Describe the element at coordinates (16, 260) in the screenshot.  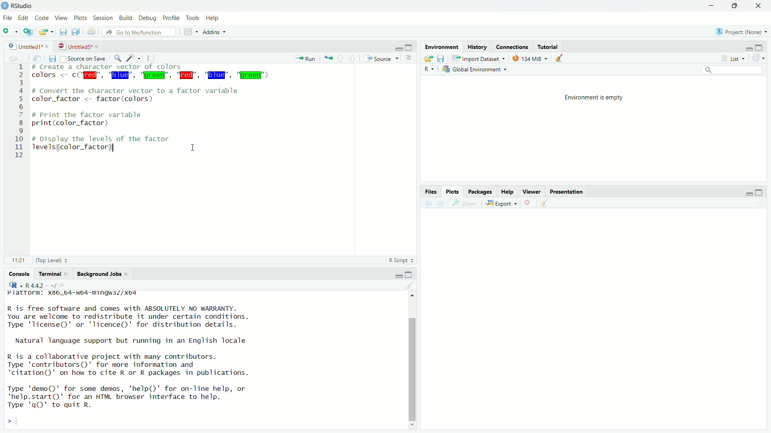
I see `12:1` at that location.